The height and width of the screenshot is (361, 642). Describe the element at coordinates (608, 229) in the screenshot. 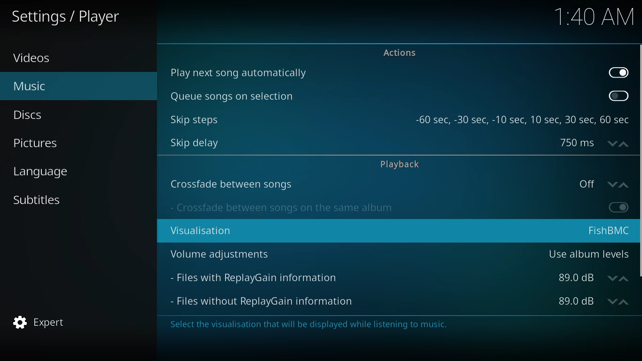

I see `fishbmc ` at that location.